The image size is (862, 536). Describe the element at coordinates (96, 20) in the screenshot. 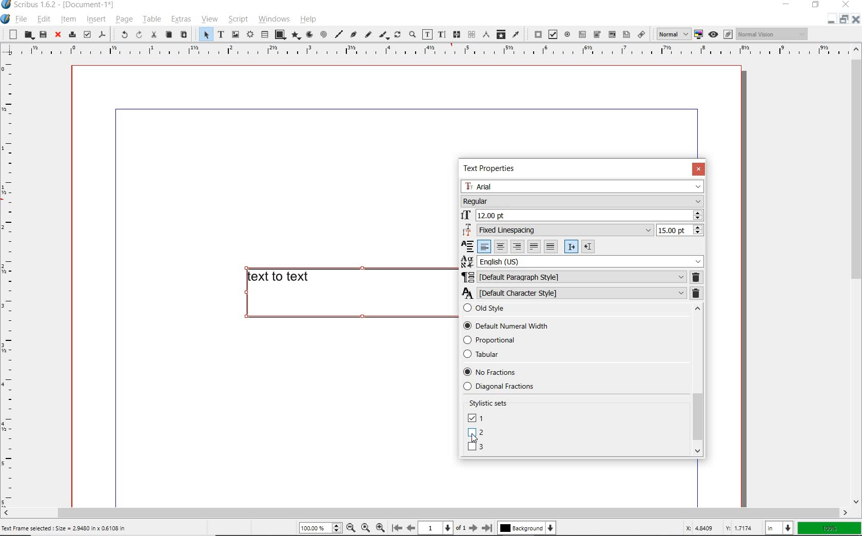

I see `insert` at that location.